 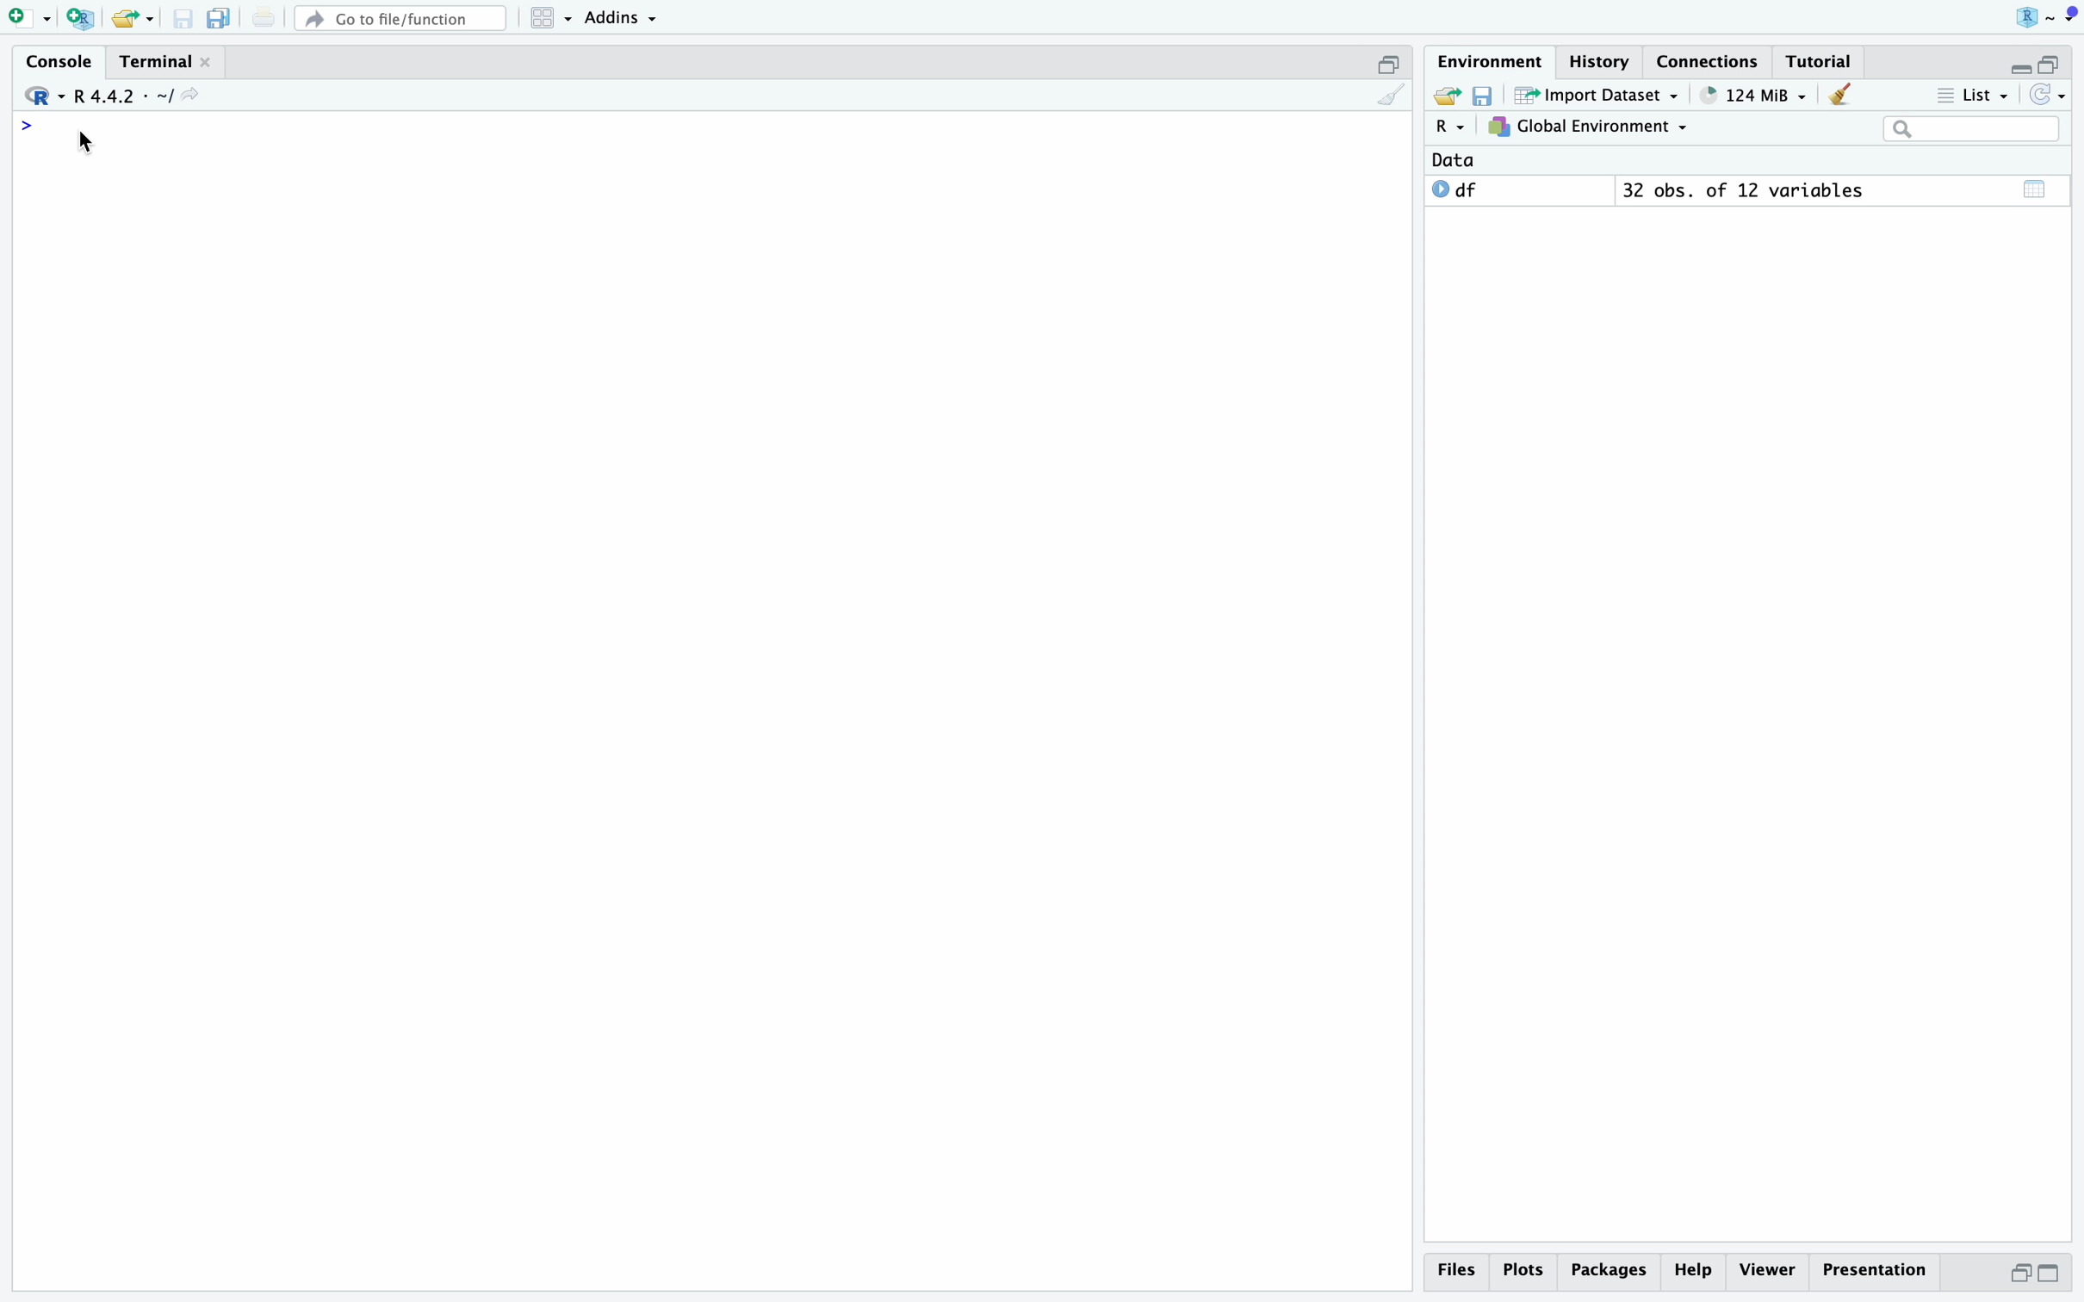 What do you see at coordinates (554, 19) in the screenshot?
I see `grid` at bounding box center [554, 19].